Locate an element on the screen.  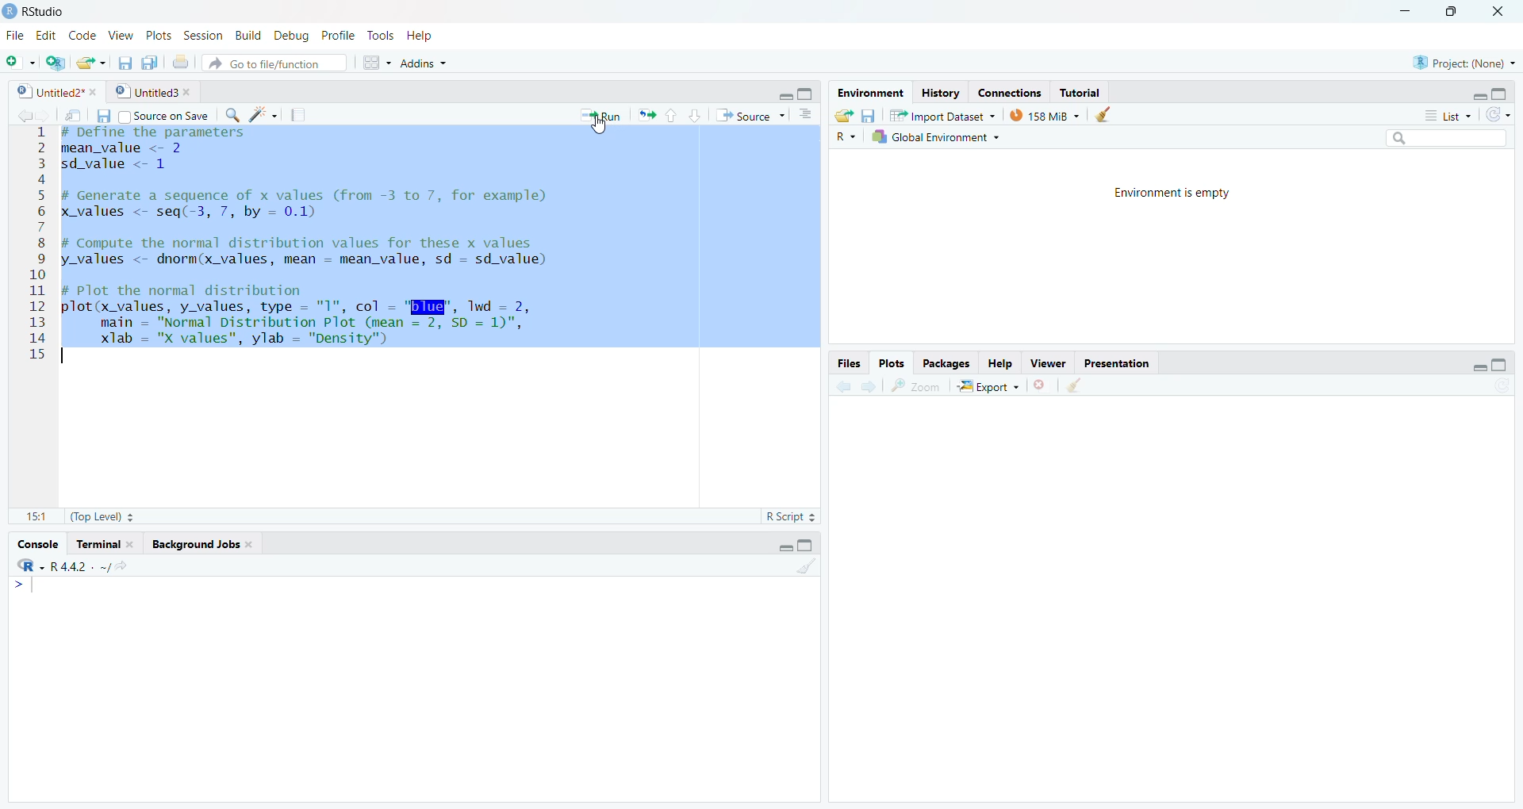
Go to file/function is located at coordinates (278, 63).